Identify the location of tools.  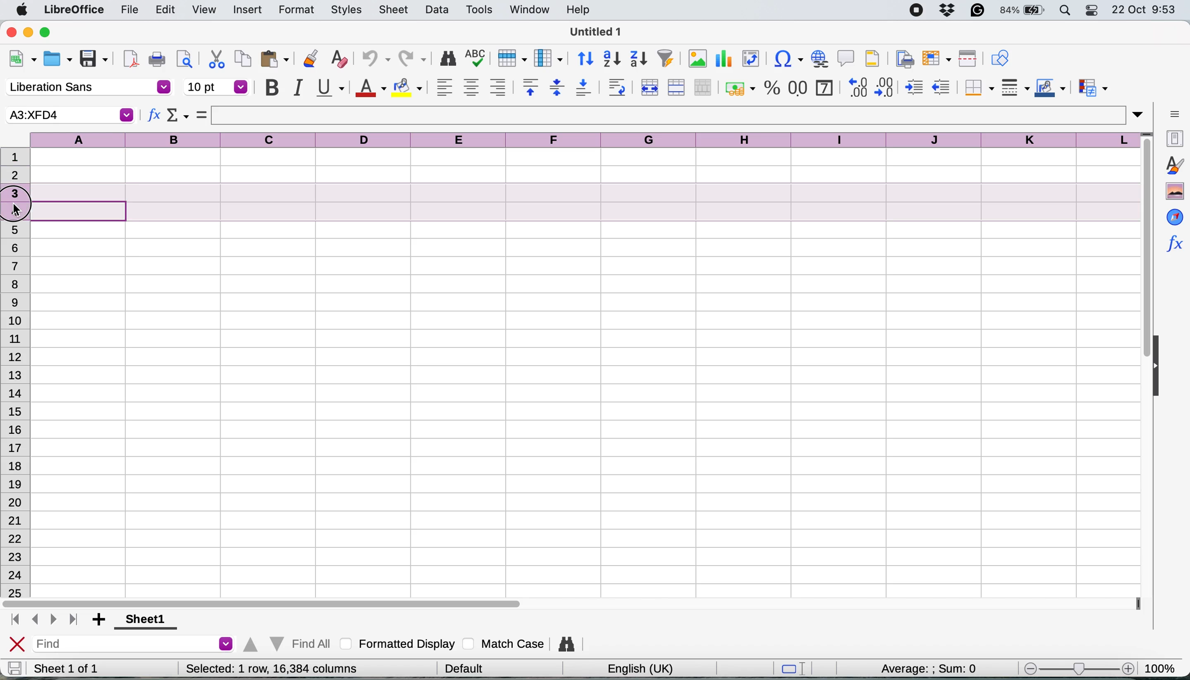
(482, 9).